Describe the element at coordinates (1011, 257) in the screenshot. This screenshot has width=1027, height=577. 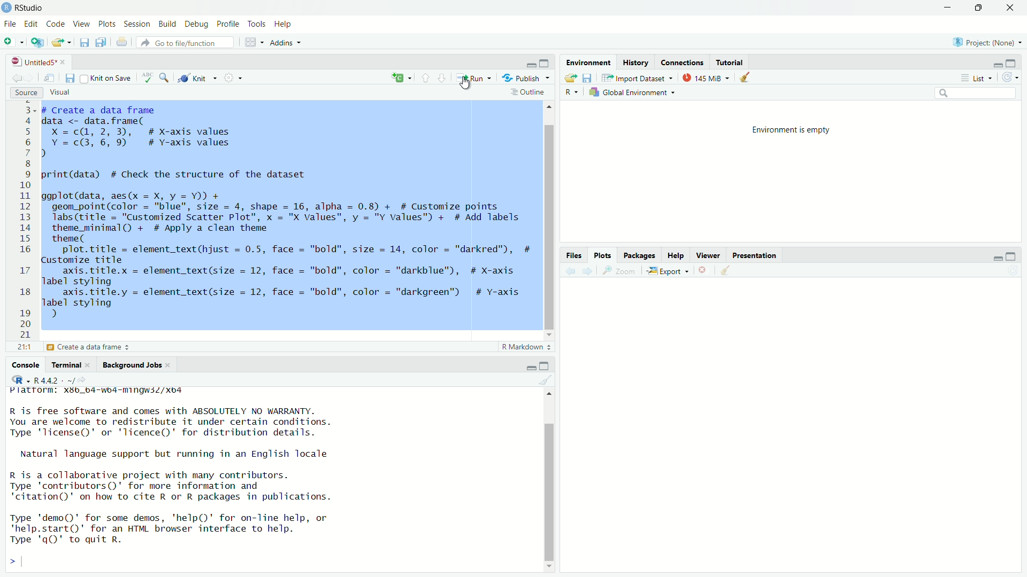
I see `Maximize` at that location.